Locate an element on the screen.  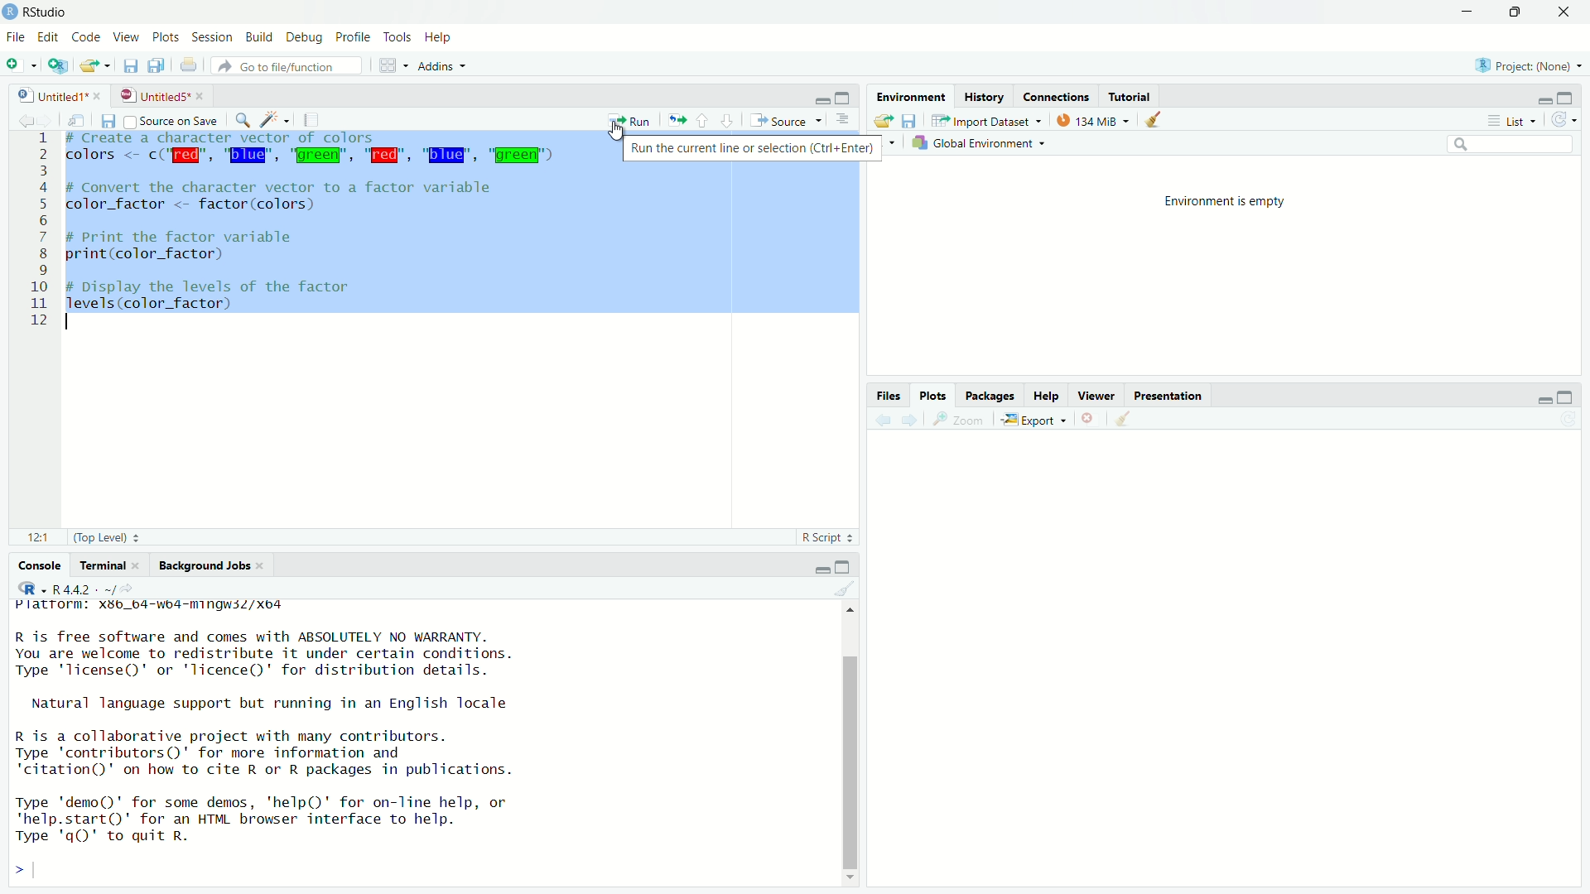
print the current file is located at coordinates (189, 65).